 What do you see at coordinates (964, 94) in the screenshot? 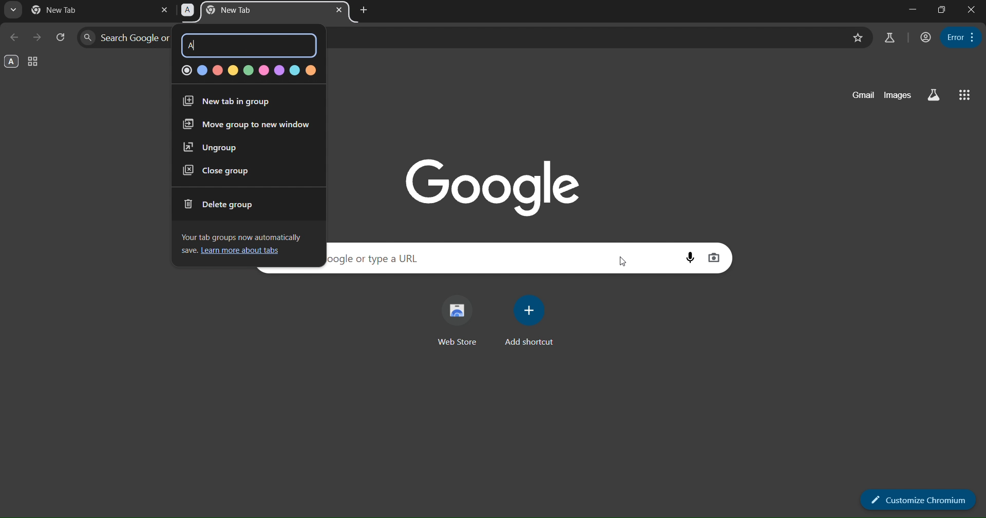
I see `google apps` at bounding box center [964, 94].